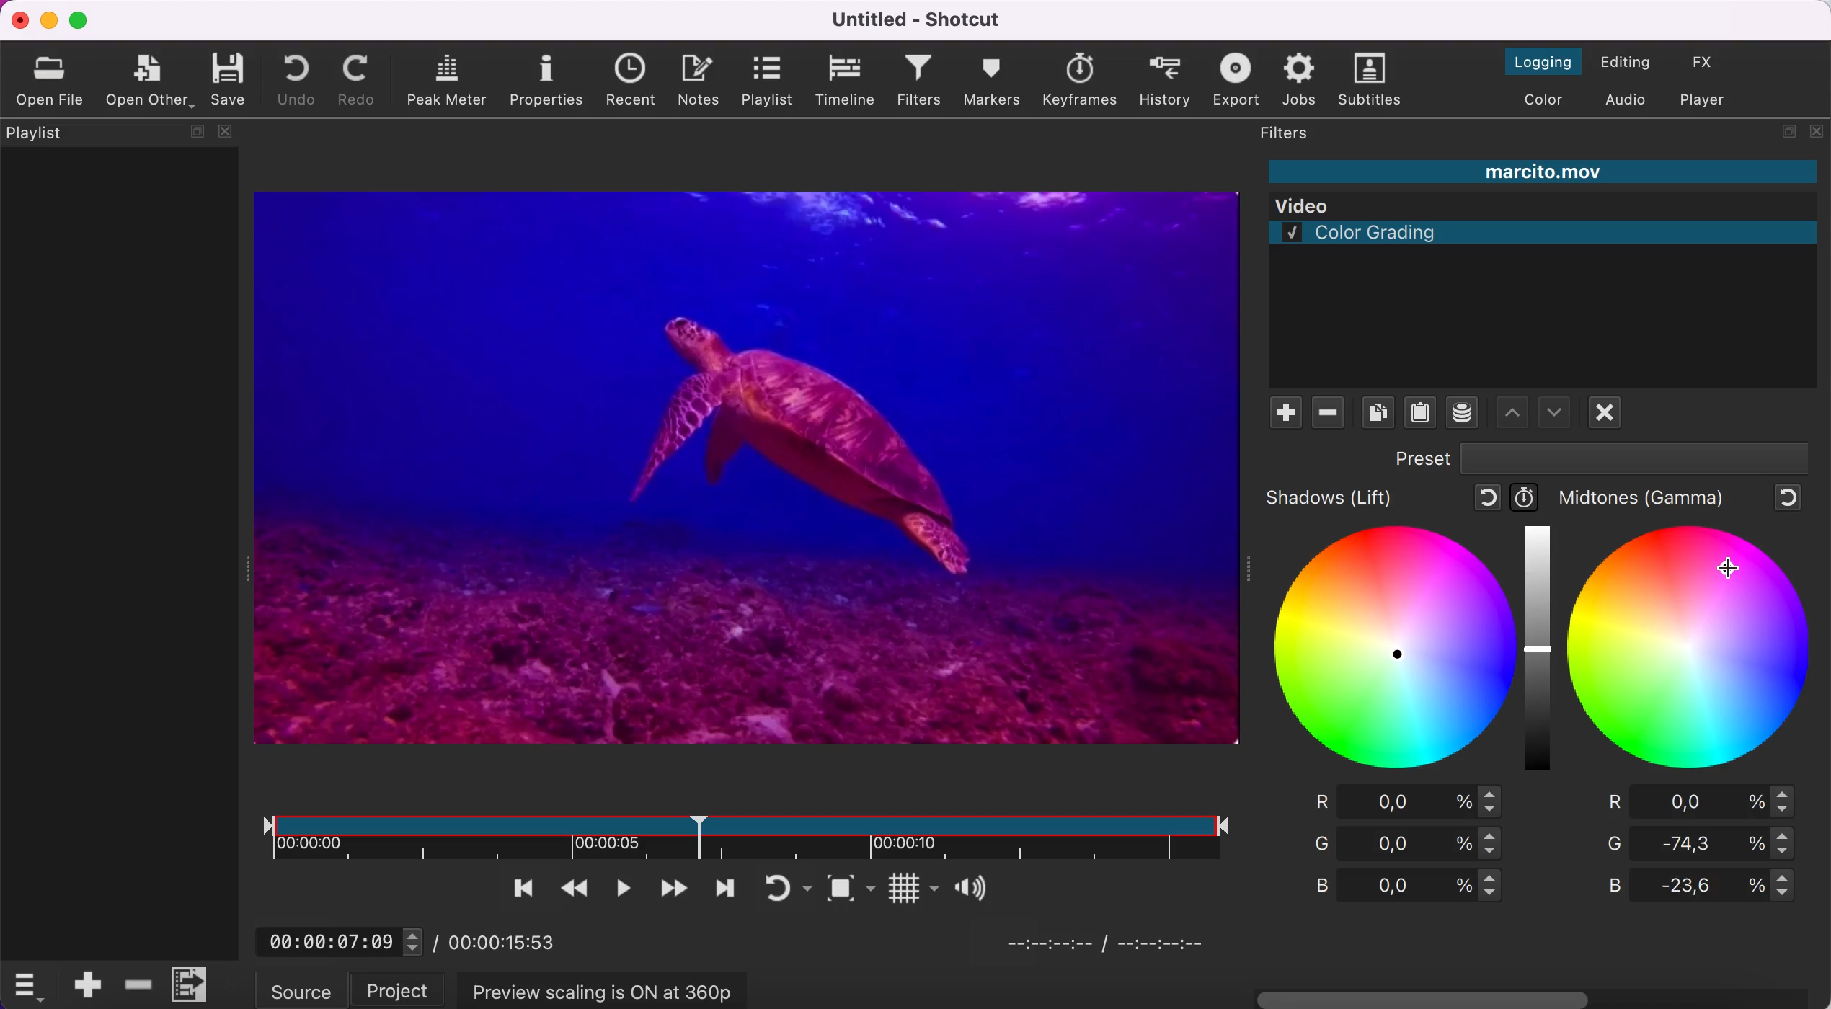 The image size is (1831, 1009). I want to click on blue, so click(1410, 886).